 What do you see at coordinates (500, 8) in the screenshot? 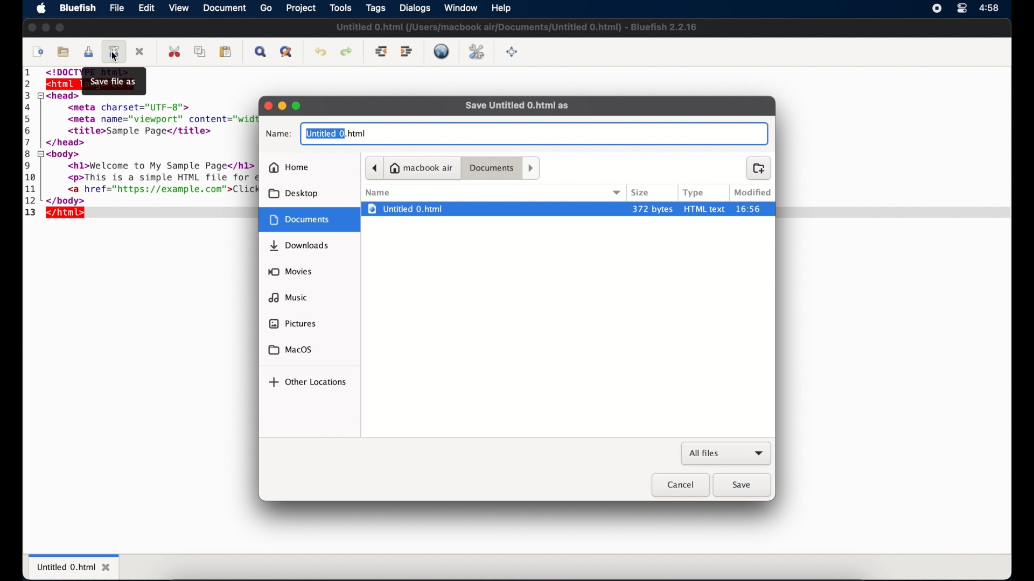
I see `help` at bounding box center [500, 8].